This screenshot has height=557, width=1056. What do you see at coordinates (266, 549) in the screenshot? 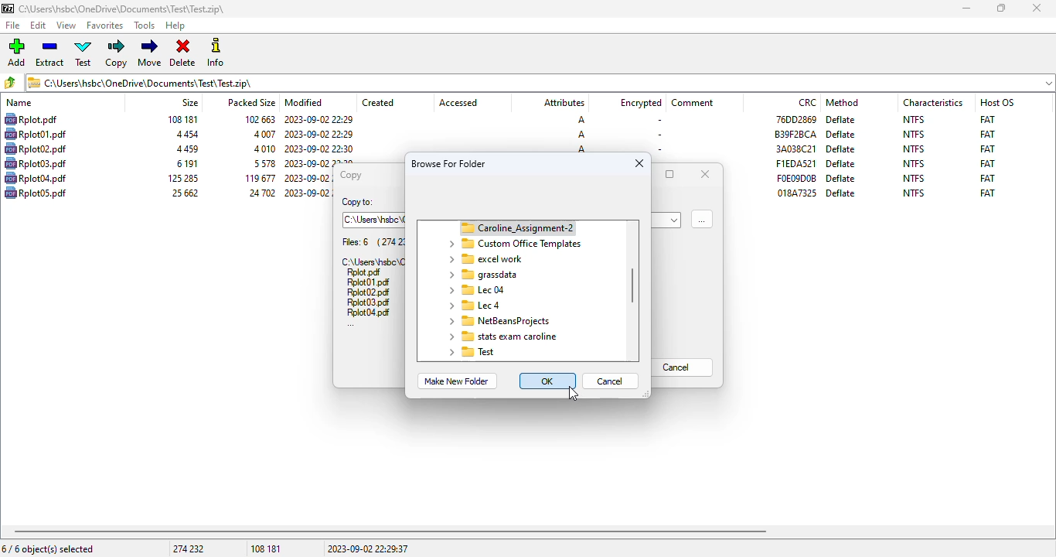
I see `108 181` at bounding box center [266, 549].